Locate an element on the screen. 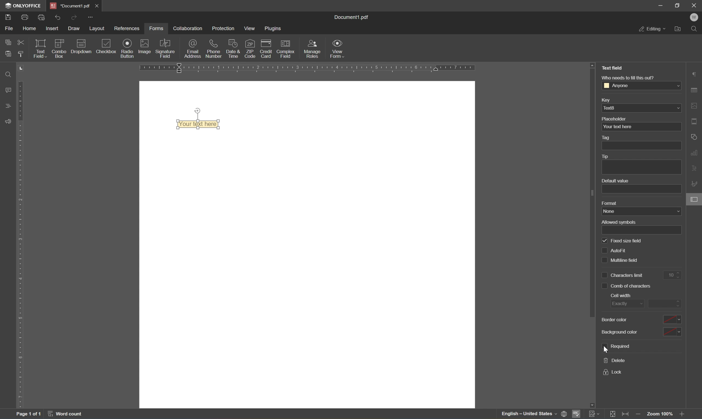 The width and height of the screenshot is (702, 419). anyone is located at coordinates (642, 86).